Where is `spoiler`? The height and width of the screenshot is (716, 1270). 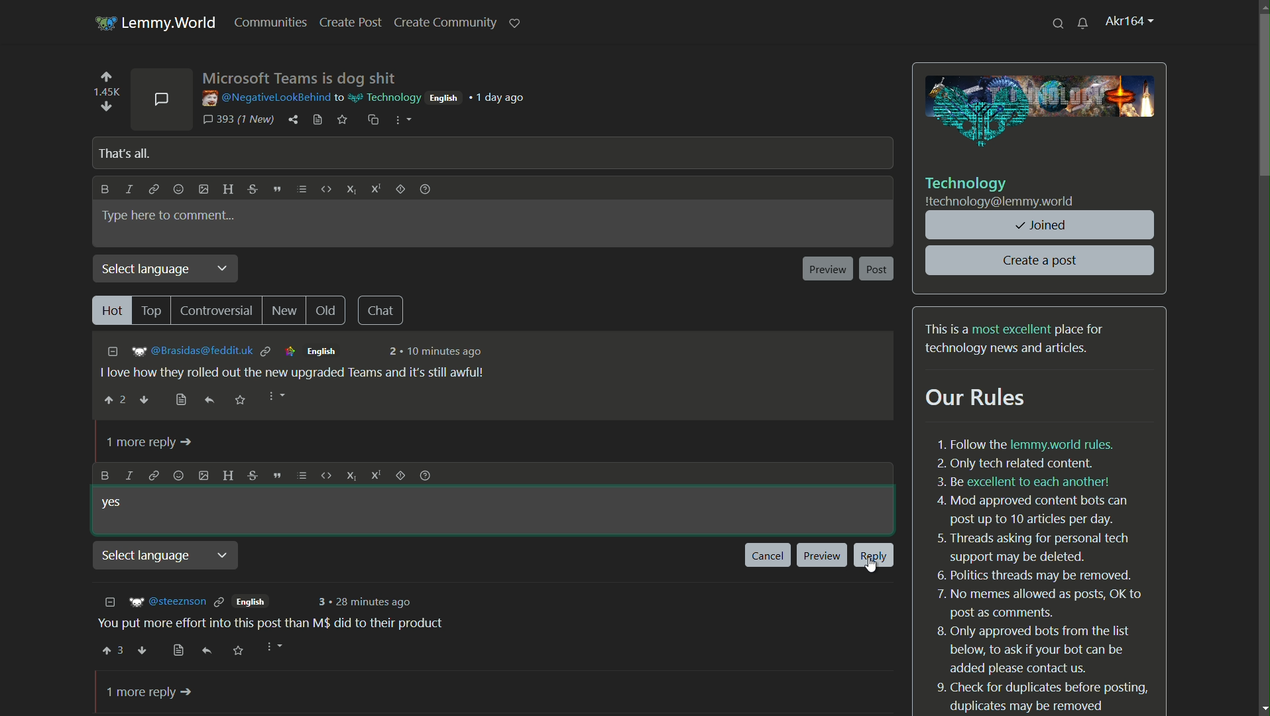 spoiler is located at coordinates (400, 192).